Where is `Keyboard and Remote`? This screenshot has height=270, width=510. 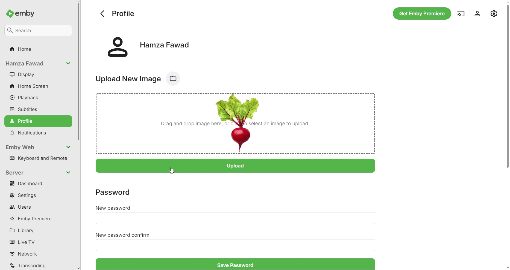 Keyboard and Remote is located at coordinates (40, 159).